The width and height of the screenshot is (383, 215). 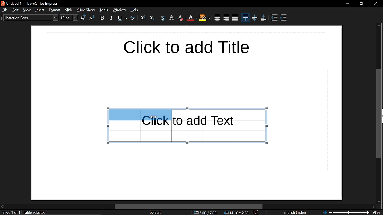 What do you see at coordinates (123, 19) in the screenshot?
I see `underline` at bounding box center [123, 19].